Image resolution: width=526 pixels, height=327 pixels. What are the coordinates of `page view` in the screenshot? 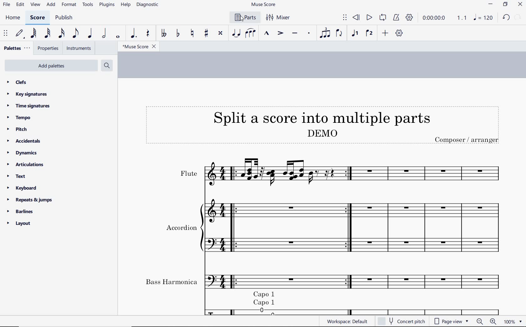 It's located at (451, 322).